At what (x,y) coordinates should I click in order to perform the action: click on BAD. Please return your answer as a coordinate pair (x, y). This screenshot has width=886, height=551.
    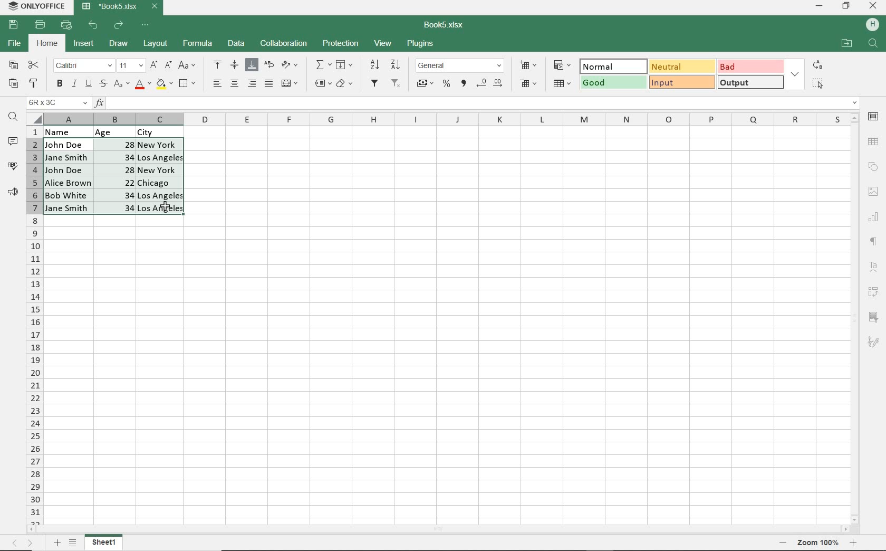
    Looking at the image, I should click on (749, 66).